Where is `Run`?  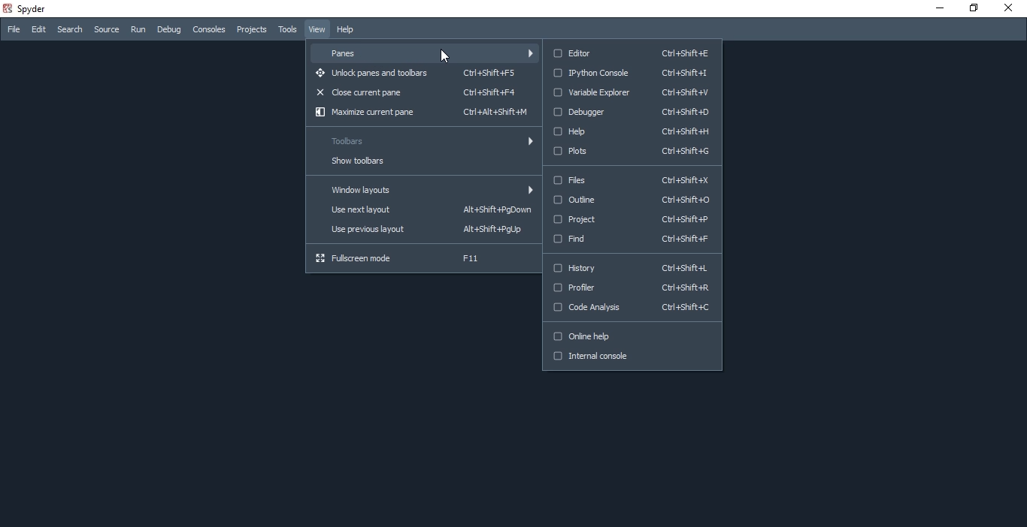 Run is located at coordinates (138, 29).